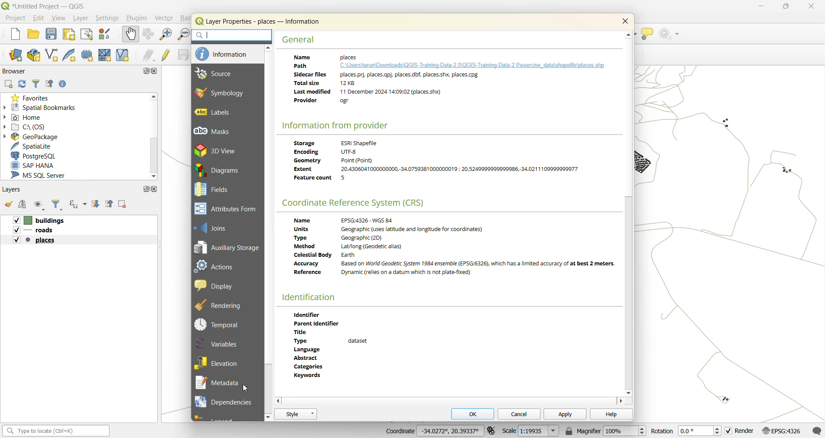  Describe the element at coordinates (29, 118) in the screenshot. I see `home` at that location.